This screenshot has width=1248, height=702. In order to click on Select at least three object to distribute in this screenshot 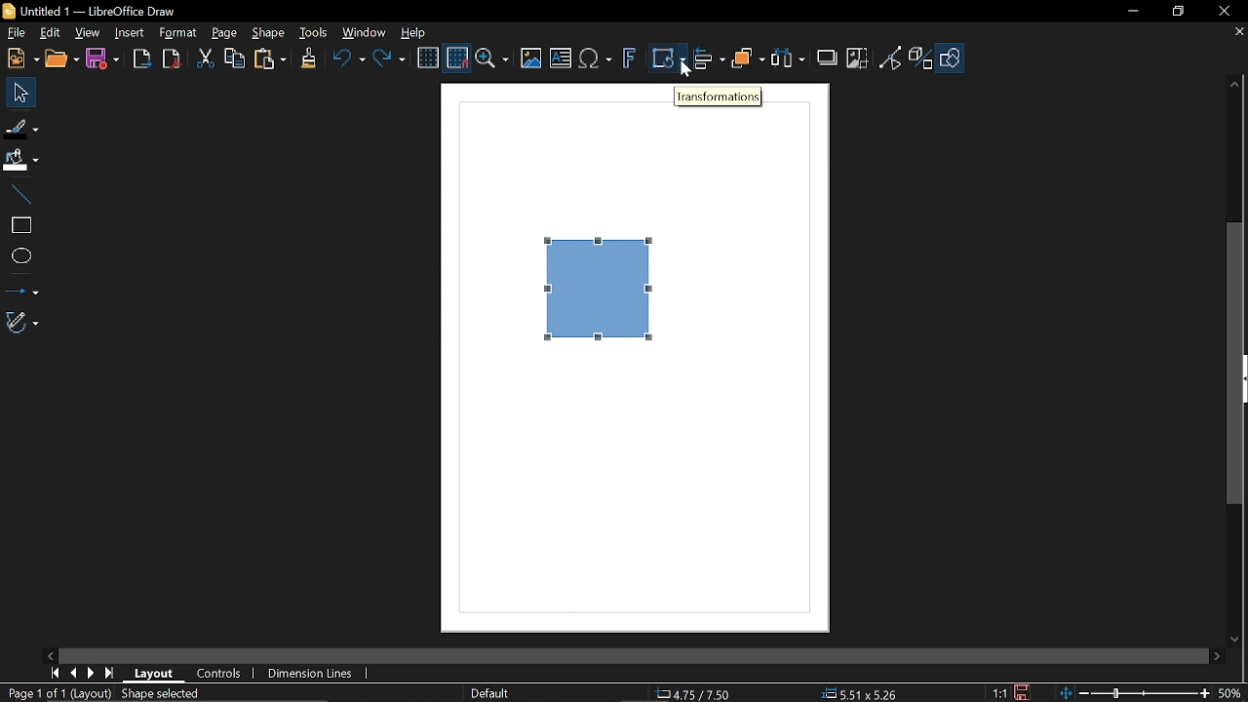, I will do `click(789, 60)`.